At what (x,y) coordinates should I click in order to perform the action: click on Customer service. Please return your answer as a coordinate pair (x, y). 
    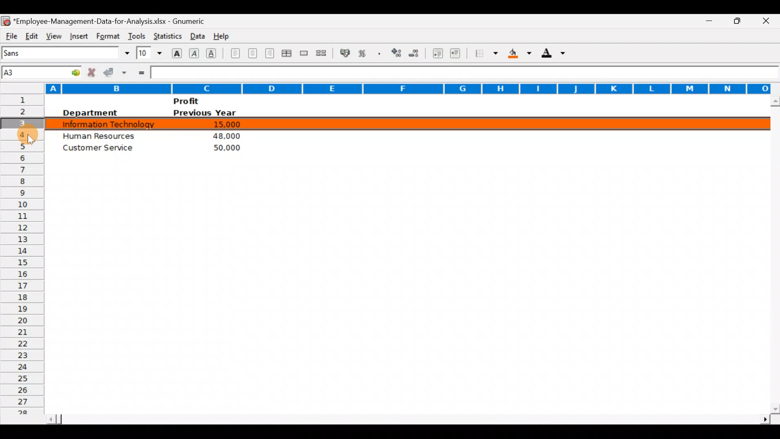
    Looking at the image, I should click on (102, 150).